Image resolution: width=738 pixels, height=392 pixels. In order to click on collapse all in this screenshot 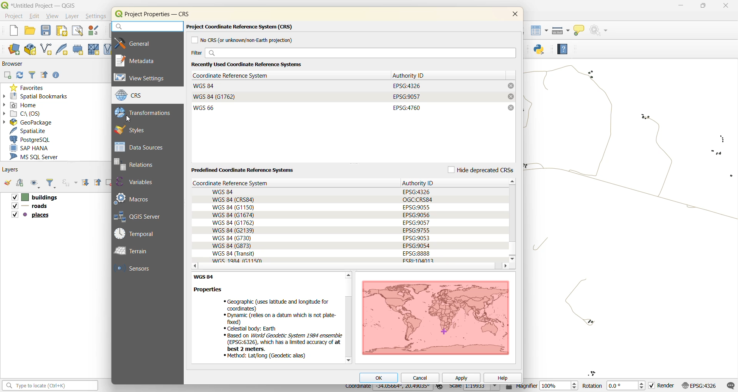, I will do `click(98, 183)`.